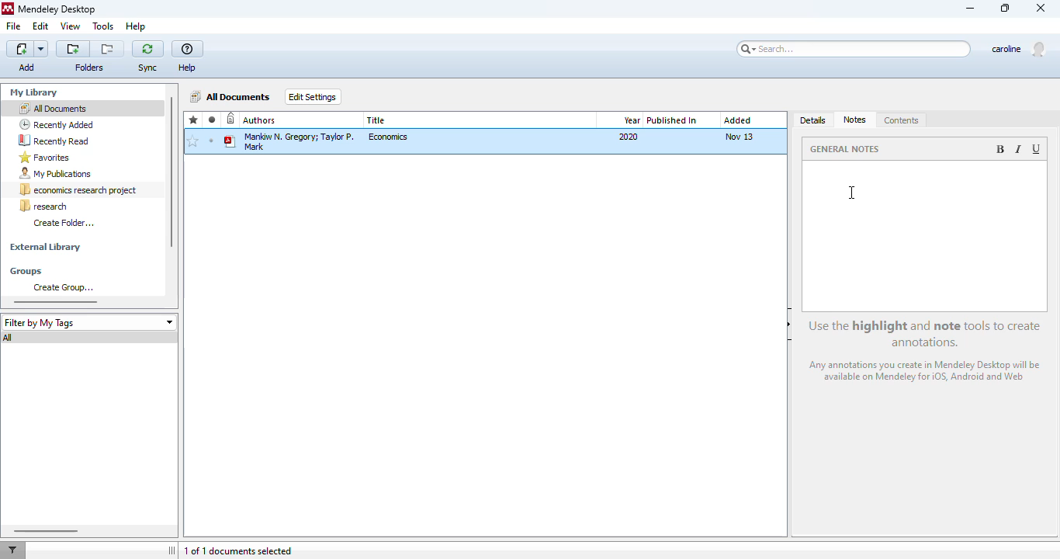 This screenshot has height=559, width=1060. I want to click on tools, so click(103, 27).